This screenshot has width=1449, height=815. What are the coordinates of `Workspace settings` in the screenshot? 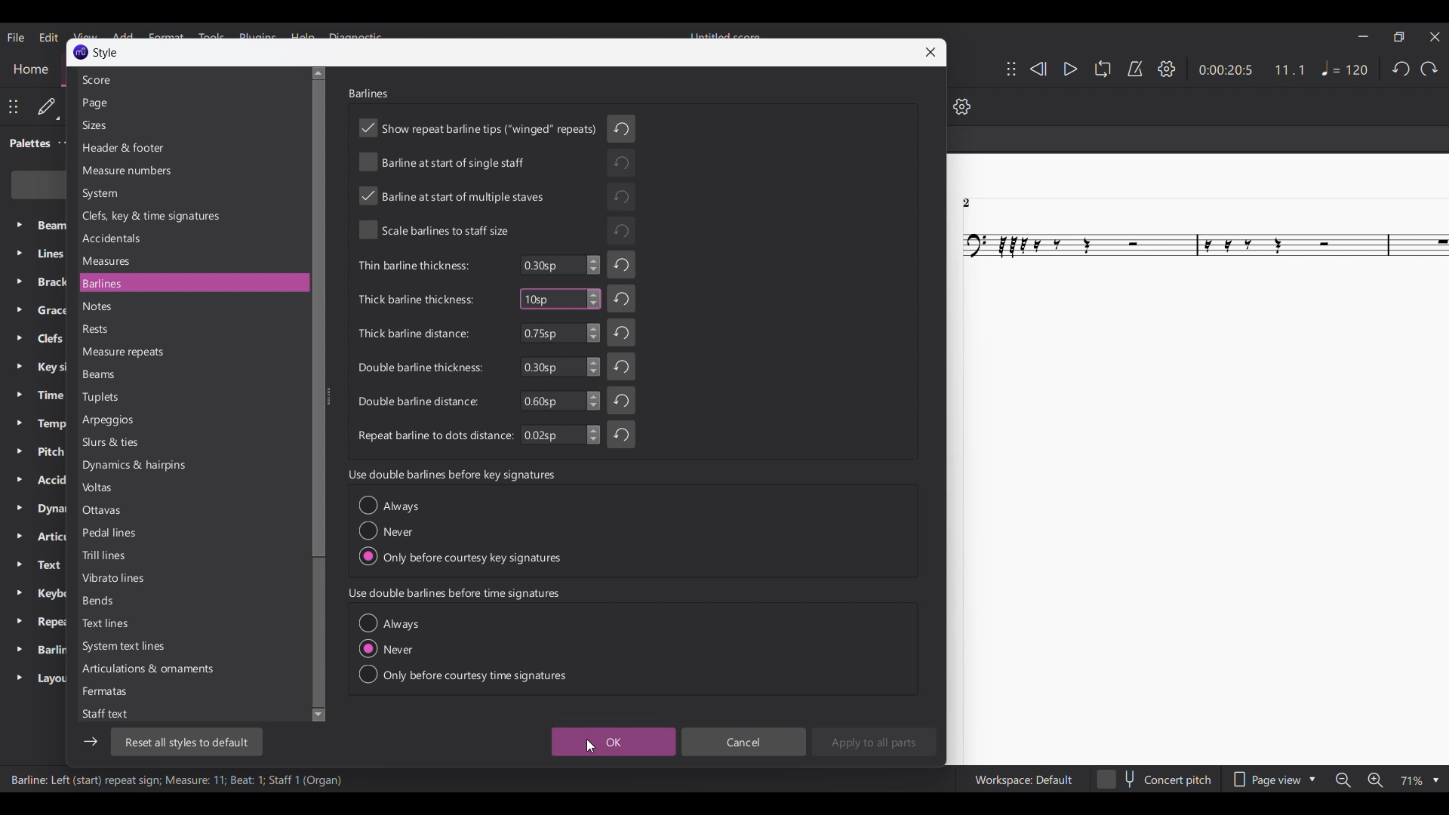 It's located at (1023, 780).